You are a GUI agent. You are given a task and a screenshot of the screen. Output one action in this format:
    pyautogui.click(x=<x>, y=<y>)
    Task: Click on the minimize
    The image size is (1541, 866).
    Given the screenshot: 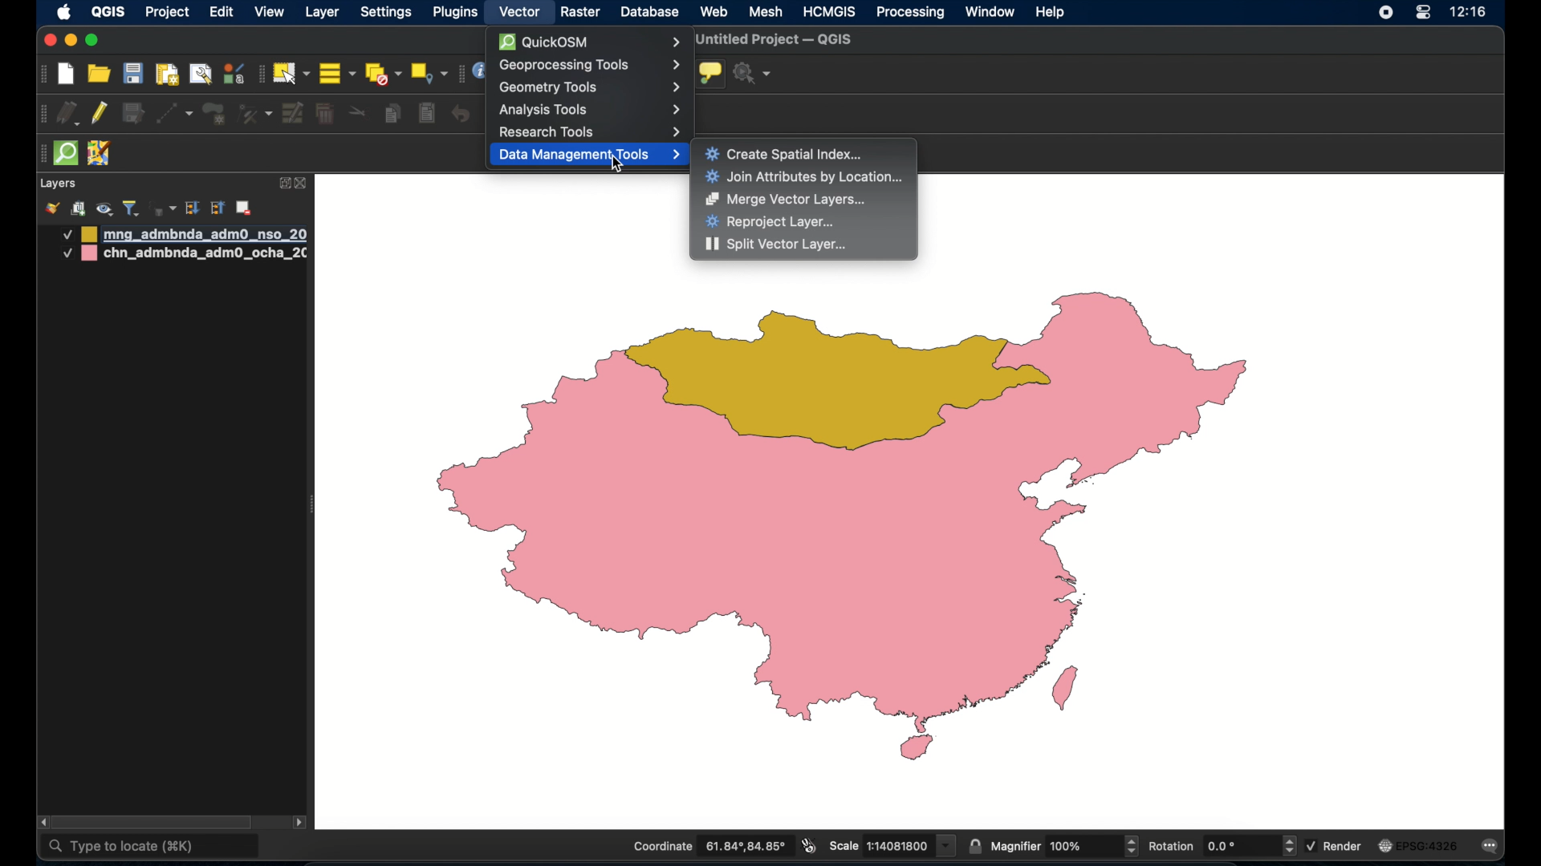 What is the action you would take?
    pyautogui.click(x=70, y=42)
    